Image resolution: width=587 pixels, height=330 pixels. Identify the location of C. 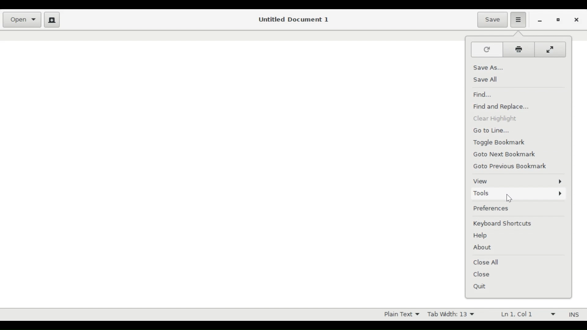
(551, 50).